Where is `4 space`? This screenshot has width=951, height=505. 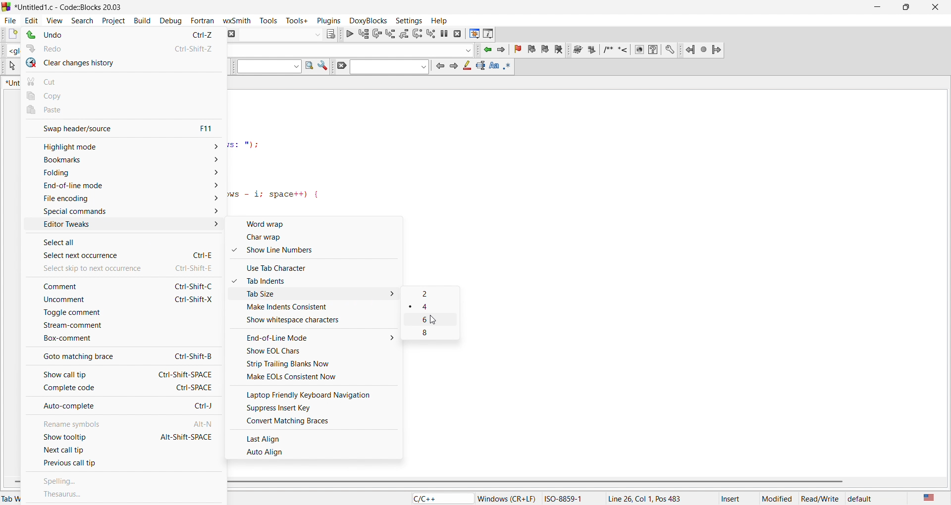
4 space is located at coordinates (436, 293).